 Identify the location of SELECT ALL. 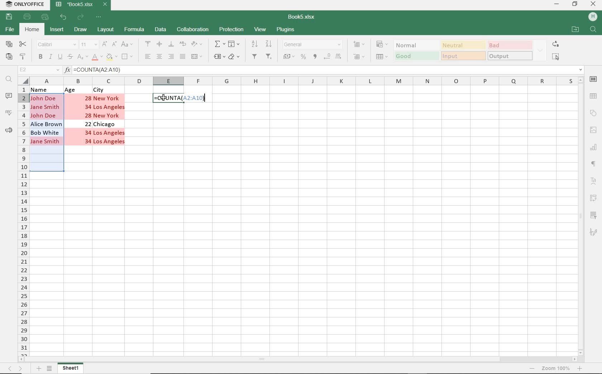
(556, 57).